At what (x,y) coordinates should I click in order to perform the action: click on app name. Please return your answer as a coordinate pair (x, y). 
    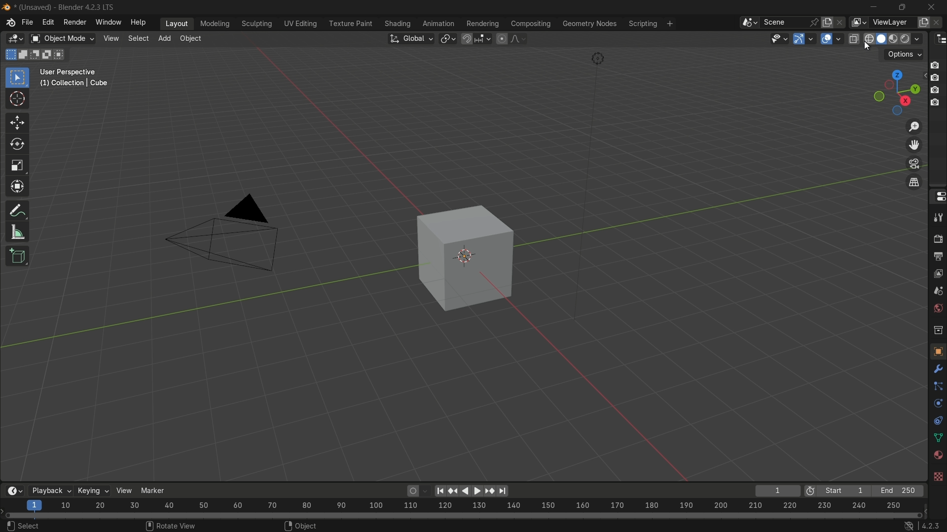
    Looking at the image, I should click on (68, 7).